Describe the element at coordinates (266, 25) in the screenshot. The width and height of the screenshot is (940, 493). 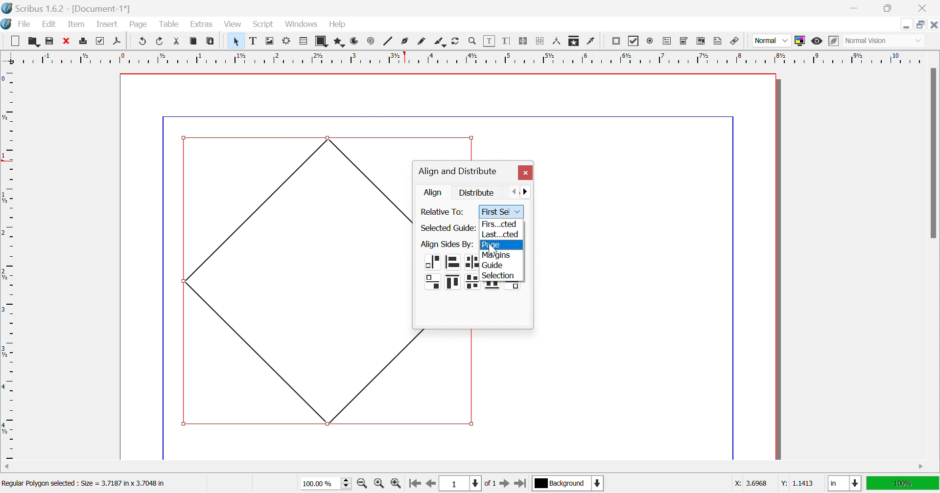
I see `Script` at that location.